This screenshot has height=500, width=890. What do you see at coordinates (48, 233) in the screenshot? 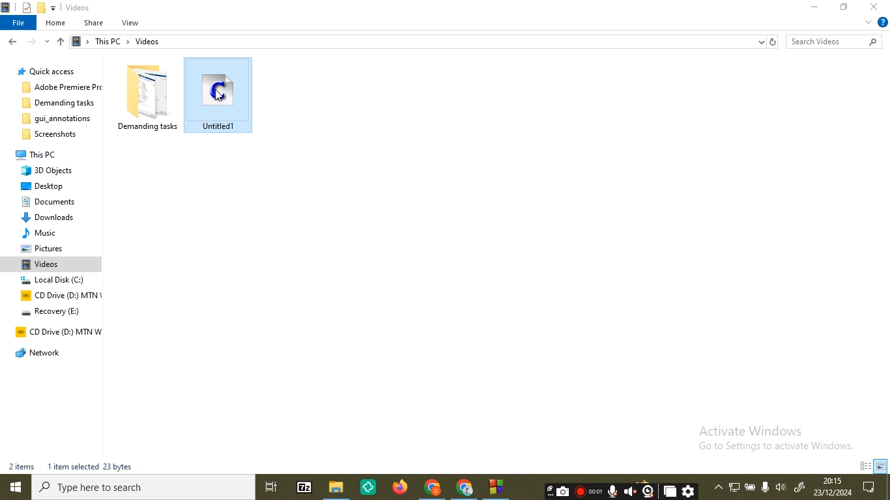
I see `folder` at bounding box center [48, 233].